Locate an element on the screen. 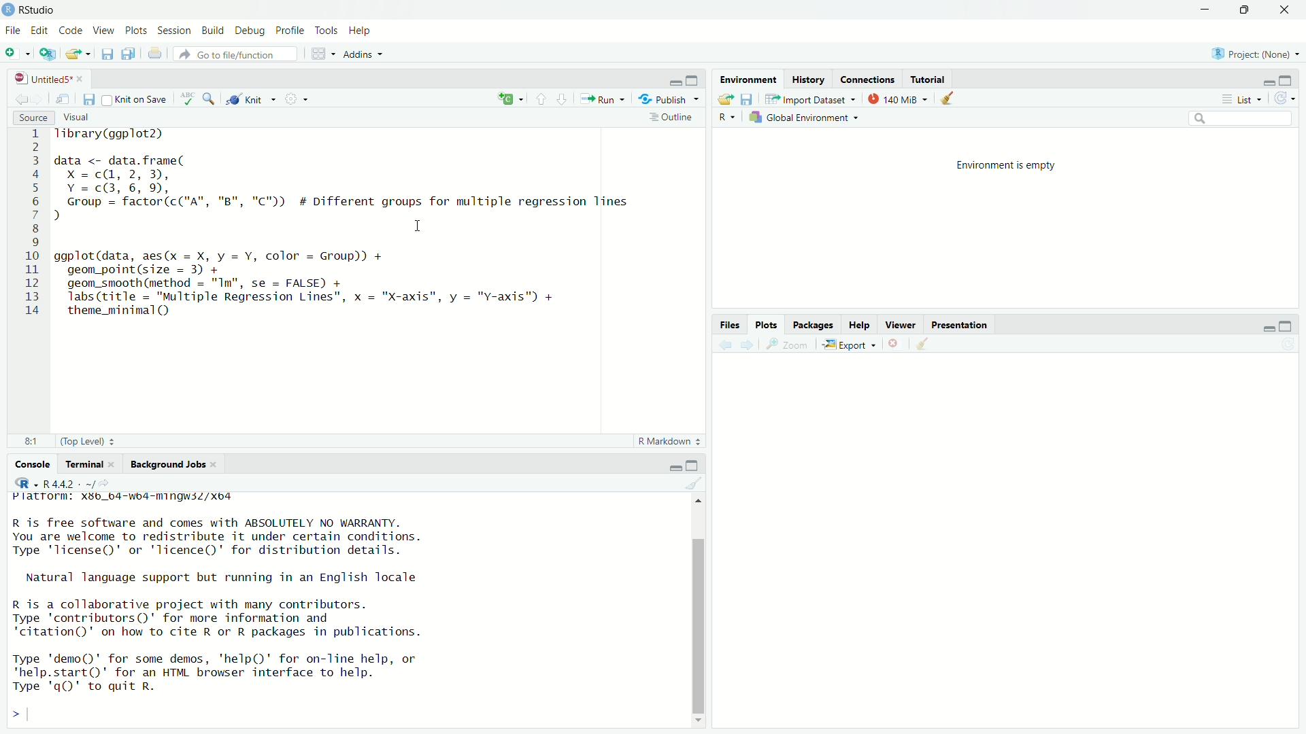  minimise is located at coordinates (1205, 8).